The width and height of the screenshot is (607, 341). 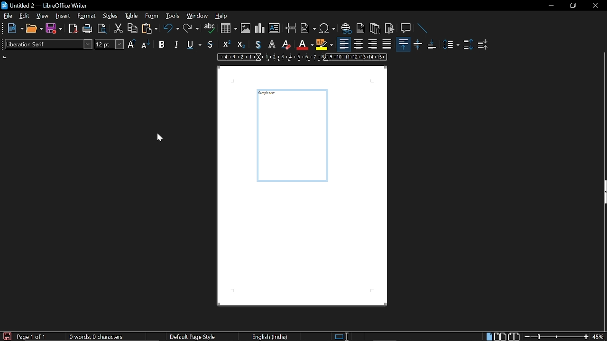 What do you see at coordinates (73, 28) in the screenshot?
I see `export as pdf` at bounding box center [73, 28].